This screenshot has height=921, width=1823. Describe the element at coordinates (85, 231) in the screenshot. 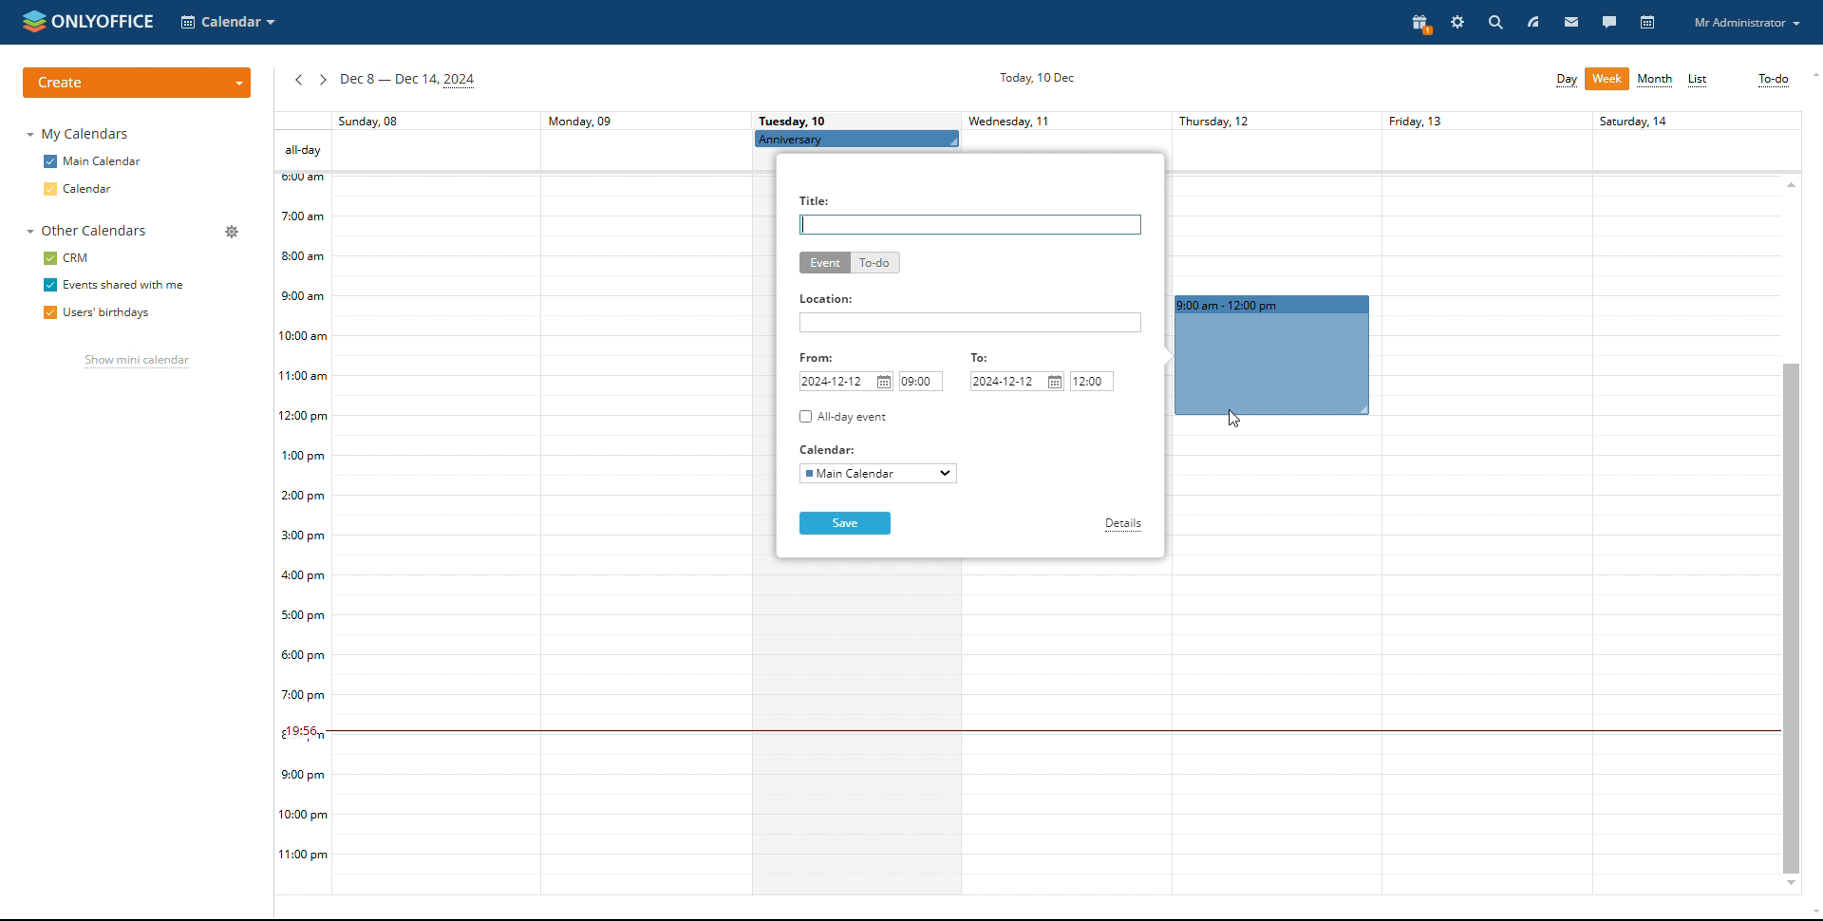

I see `other calendars` at that location.